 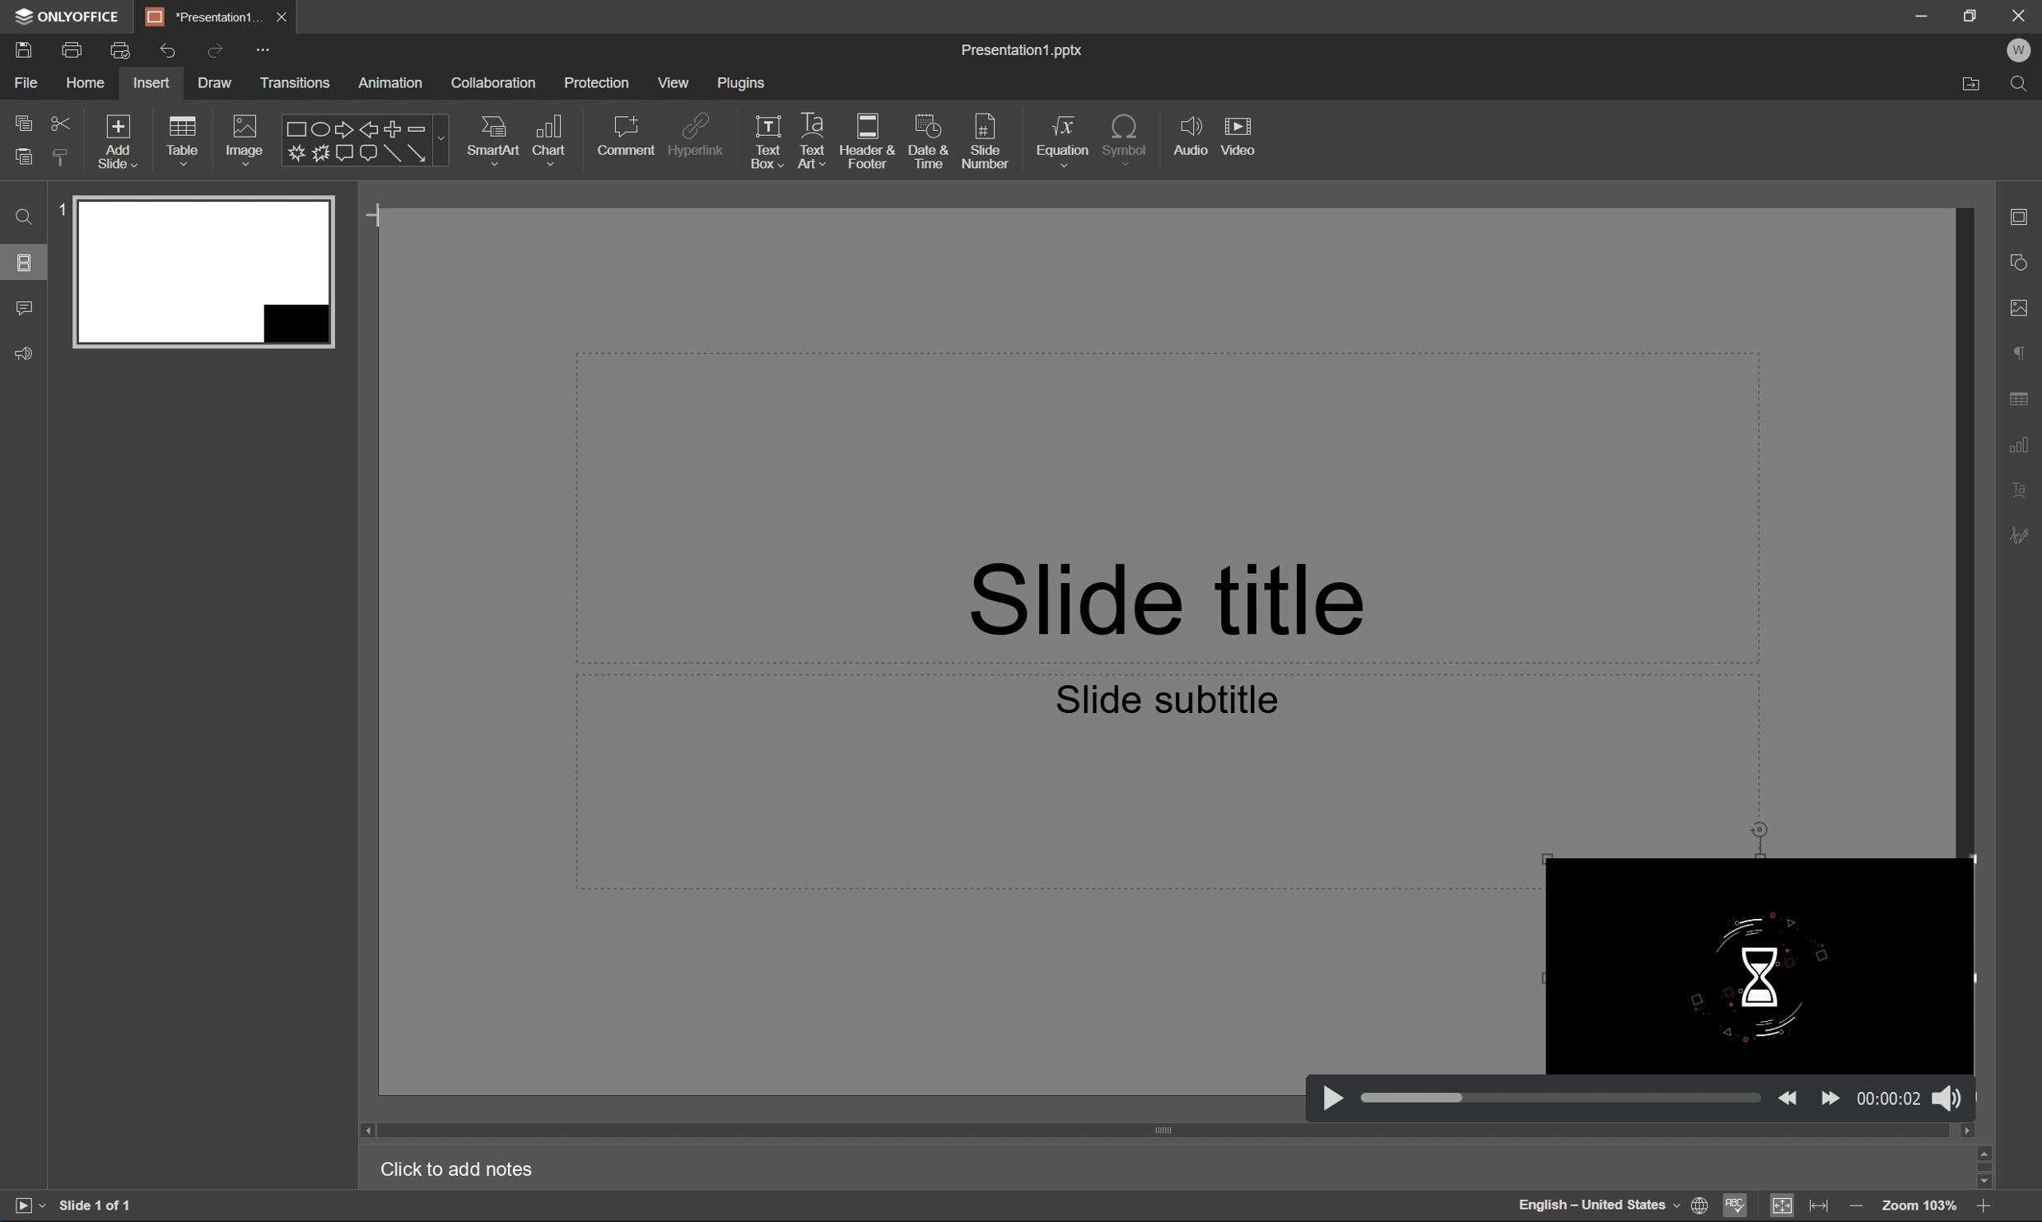 What do you see at coordinates (380, 219) in the screenshot?
I see `Cursor` at bounding box center [380, 219].